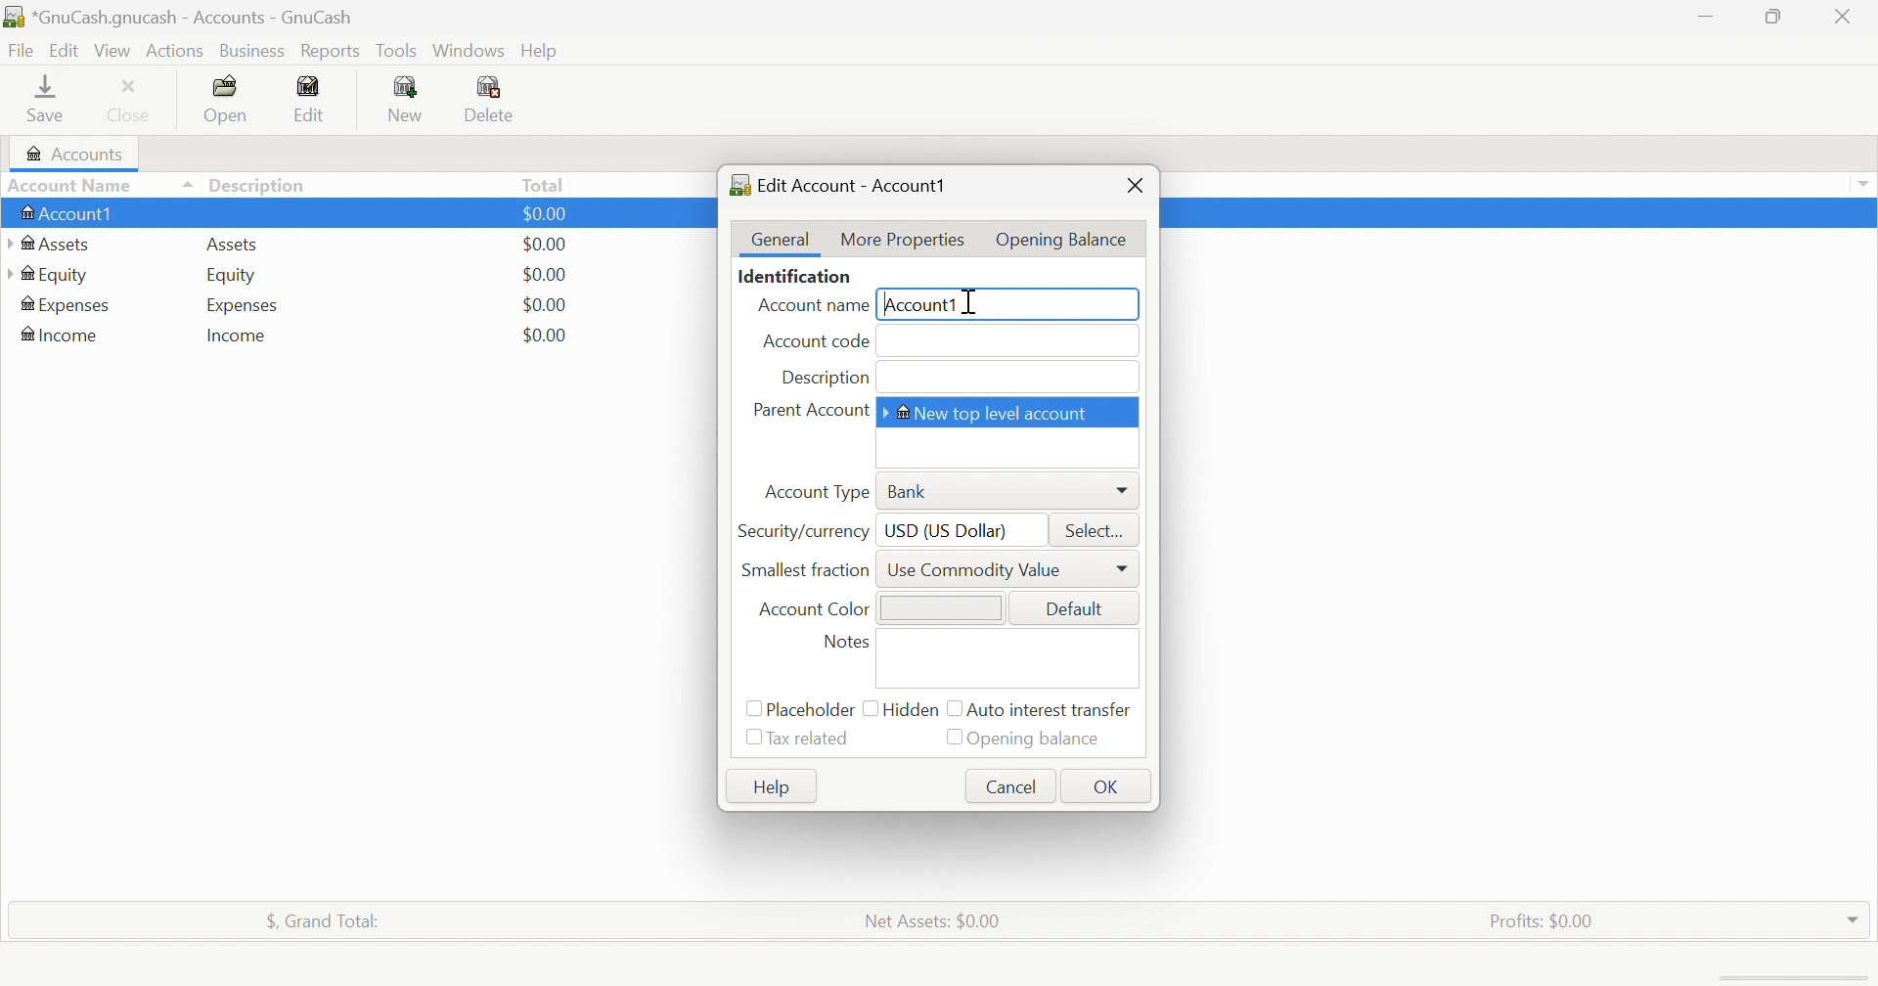 The image size is (1878, 986). What do you see at coordinates (847, 185) in the screenshot?
I see `Edit Account - Account1` at bounding box center [847, 185].